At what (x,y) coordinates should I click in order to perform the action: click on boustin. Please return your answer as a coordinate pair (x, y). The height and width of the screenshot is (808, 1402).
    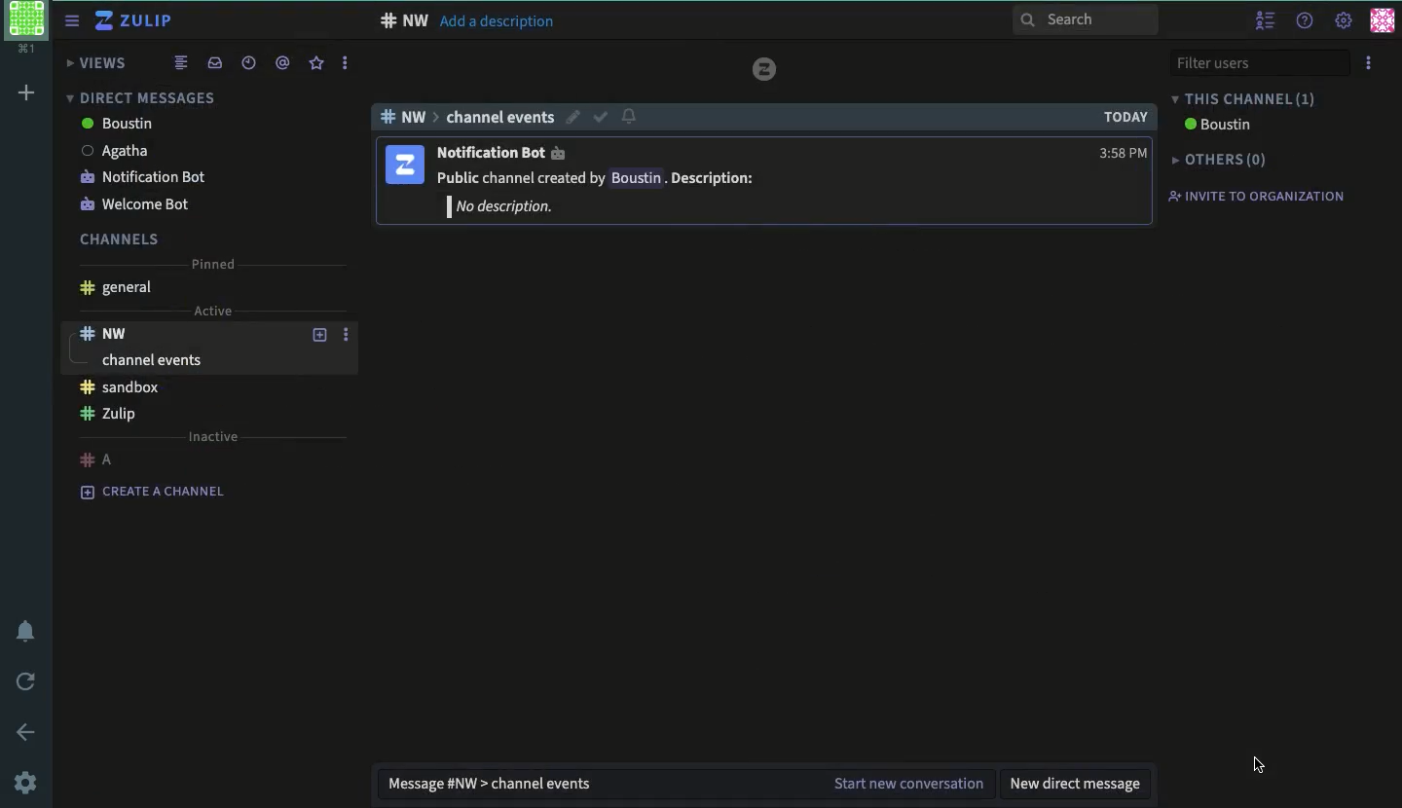
    Looking at the image, I should click on (1222, 123).